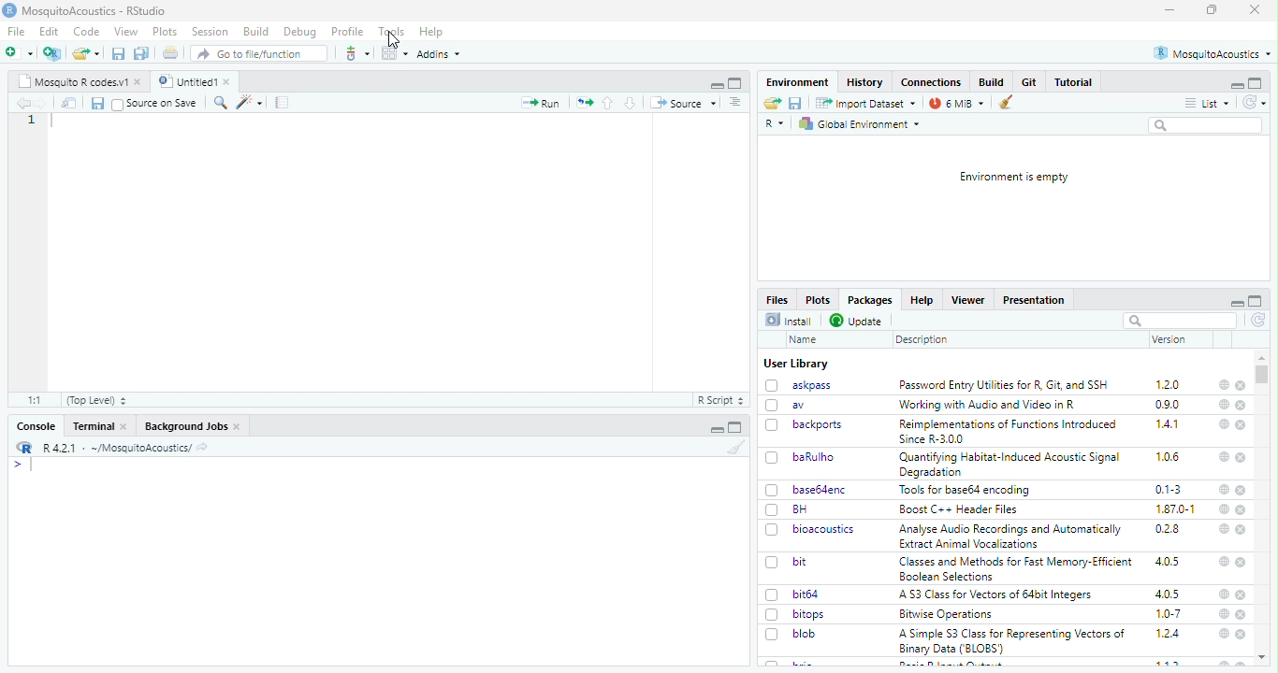 The height and width of the screenshot is (673, 1278). What do you see at coordinates (36, 400) in the screenshot?
I see `1:1` at bounding box center [36, 400].